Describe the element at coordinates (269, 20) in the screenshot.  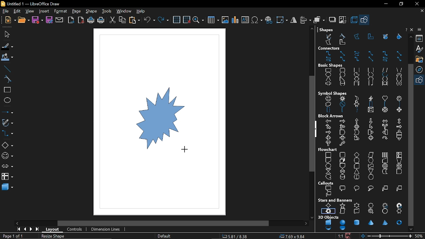
I see `Insert hyperlink` at that location.